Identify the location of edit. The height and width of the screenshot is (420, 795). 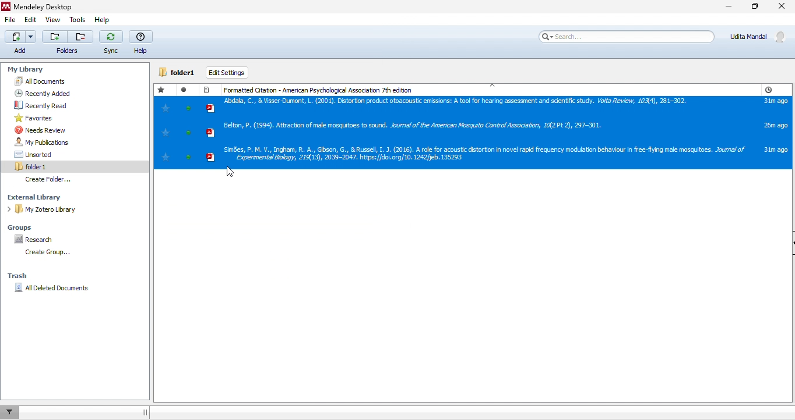
(30, 20).